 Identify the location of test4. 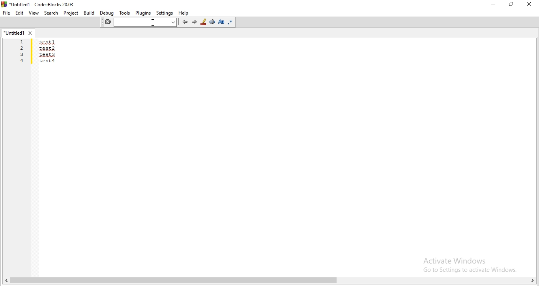
(47, 61).